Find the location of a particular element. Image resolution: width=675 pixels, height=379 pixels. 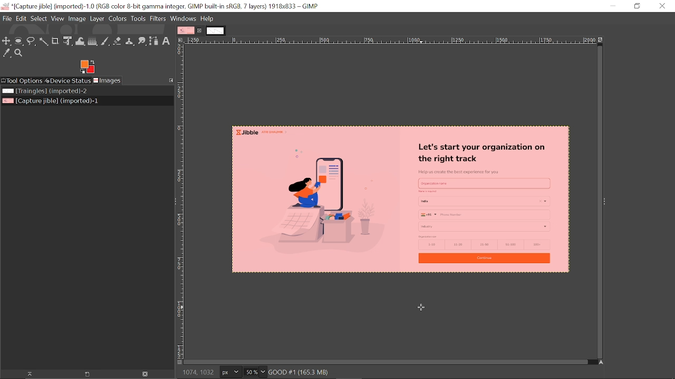

Current image file is located at coordinates (50, 101).